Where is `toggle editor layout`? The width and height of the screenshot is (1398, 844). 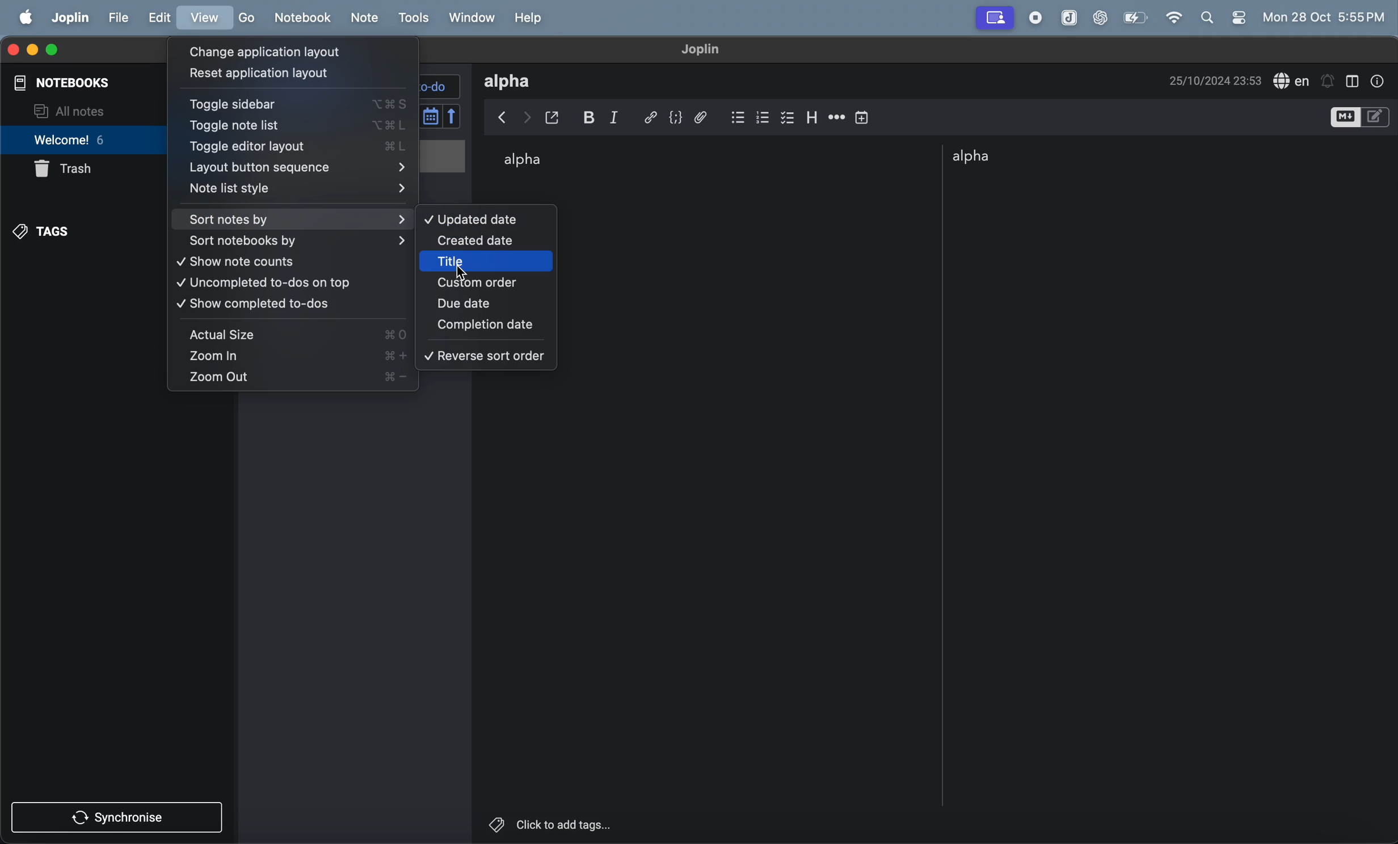
toggle editor layout is located at coordinates (1354, 79).